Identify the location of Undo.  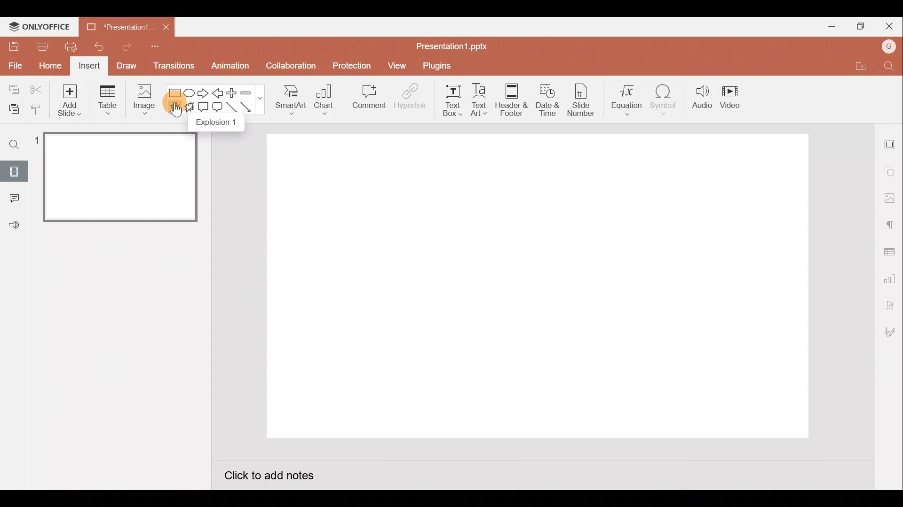
(98, 45).